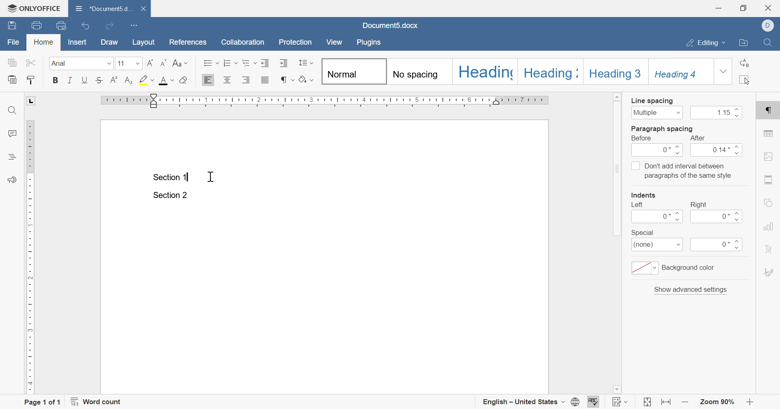 This screenshot has width=780, height=409. What do you see at coordinates (325, 101) in the screenshot?
I see `ruler` at bounding box center [325, 101].